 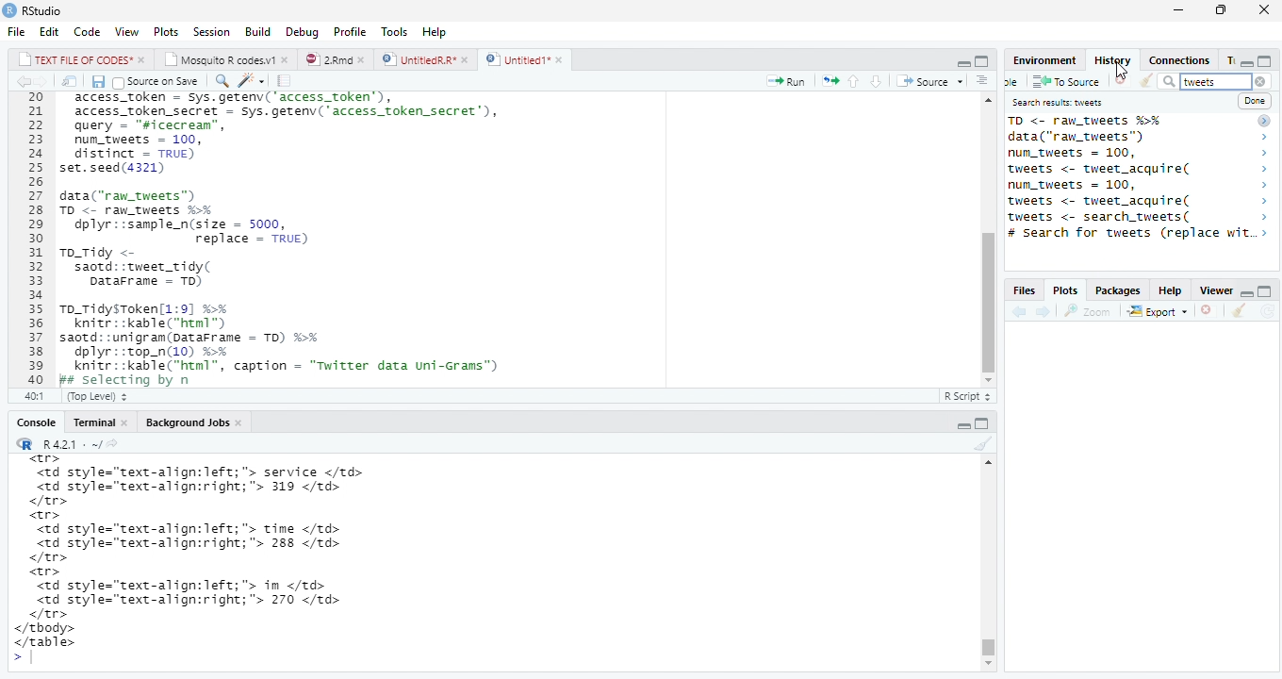 What do you see at coordinates (1109, 103) in the screenshot?
I see `Search results tweet` at bounding box center [1109, 103].